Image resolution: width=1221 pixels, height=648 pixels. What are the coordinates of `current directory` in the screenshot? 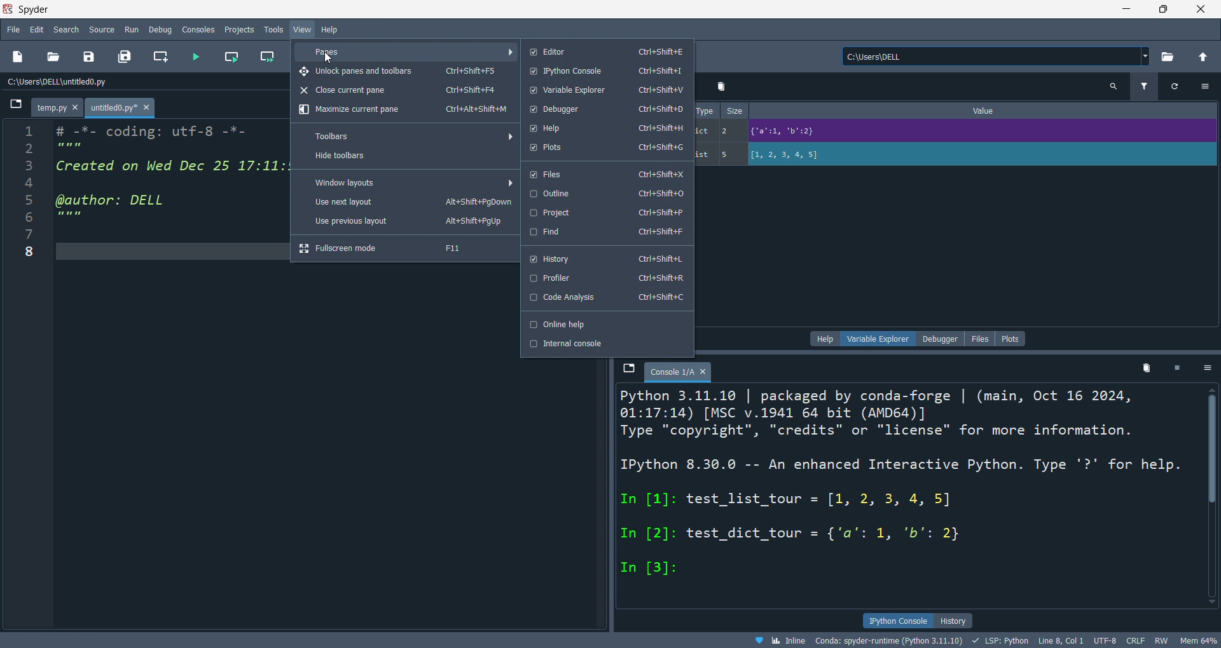 It's located at (996, 57).